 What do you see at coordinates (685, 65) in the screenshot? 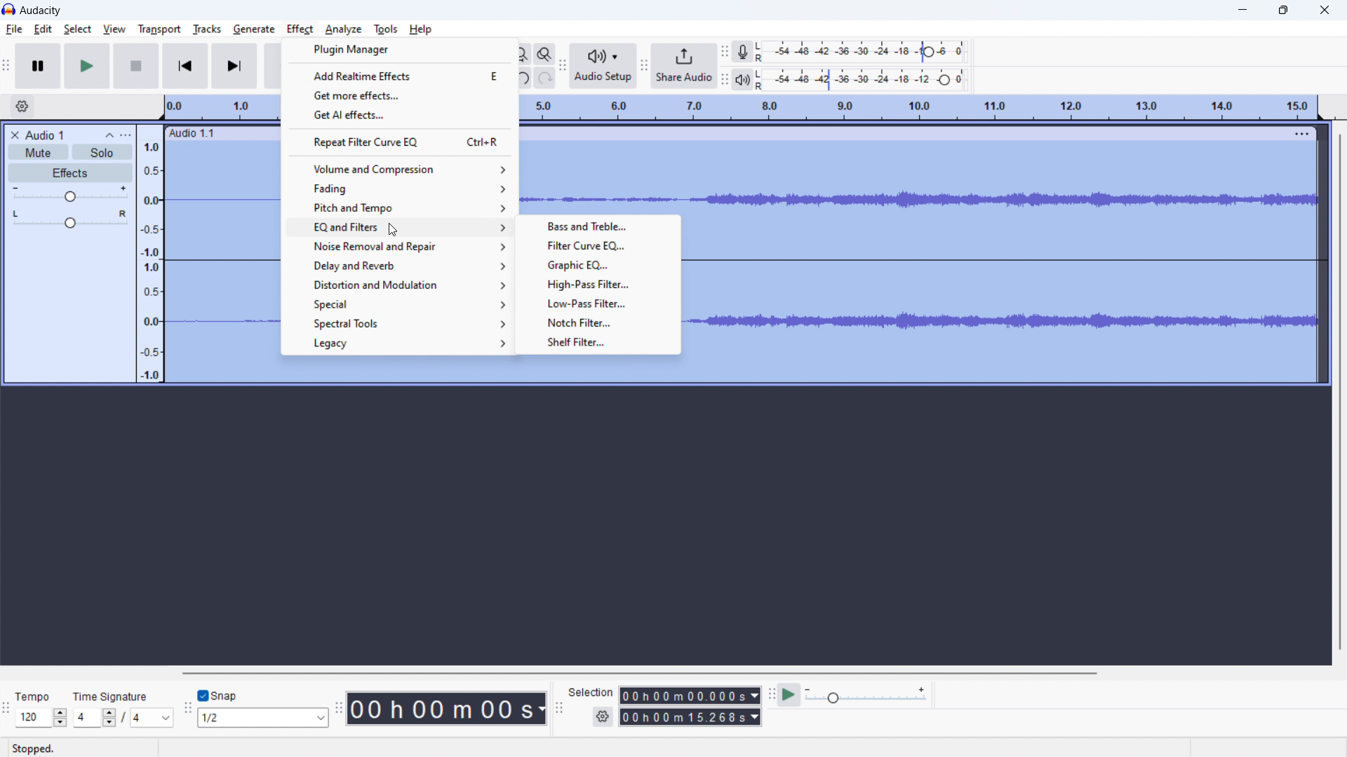
I see `share audio` at bounding box center [685, 65].